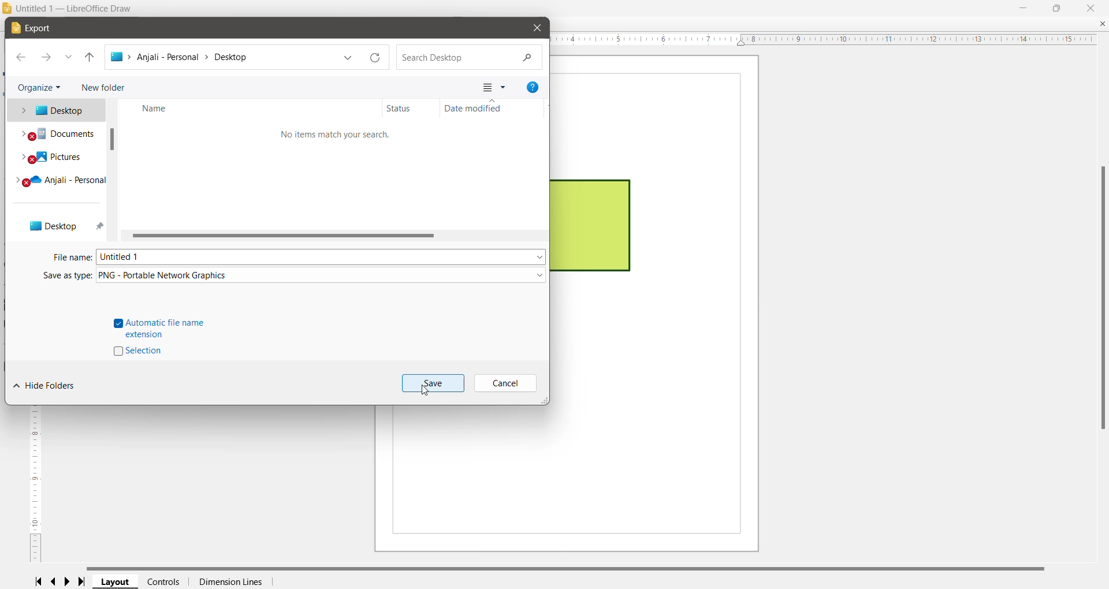 Image resolution: width=1109 pixels, height=589 pixels. I want to click on Date modified, so click(494, 108).